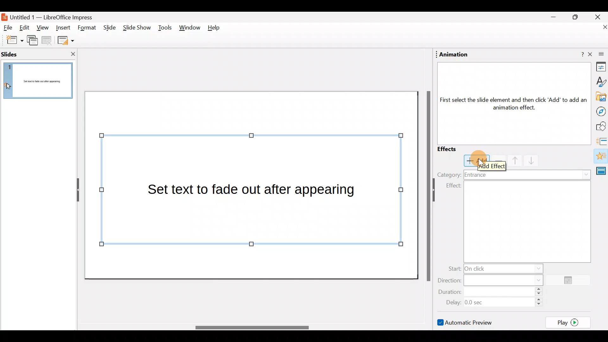 Image resolution: width=608 pixels, height=342 pixels. What do you see at coordinates (165, 29) in the screenshot?
I see `Tools` at bounding box center [165, 29].